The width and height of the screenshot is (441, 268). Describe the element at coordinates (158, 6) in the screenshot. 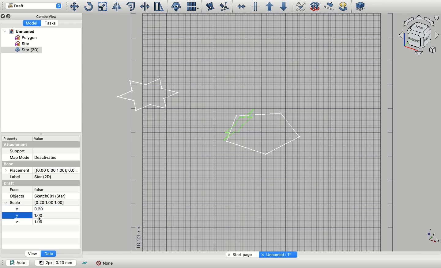

I see `Stretch` at that location.